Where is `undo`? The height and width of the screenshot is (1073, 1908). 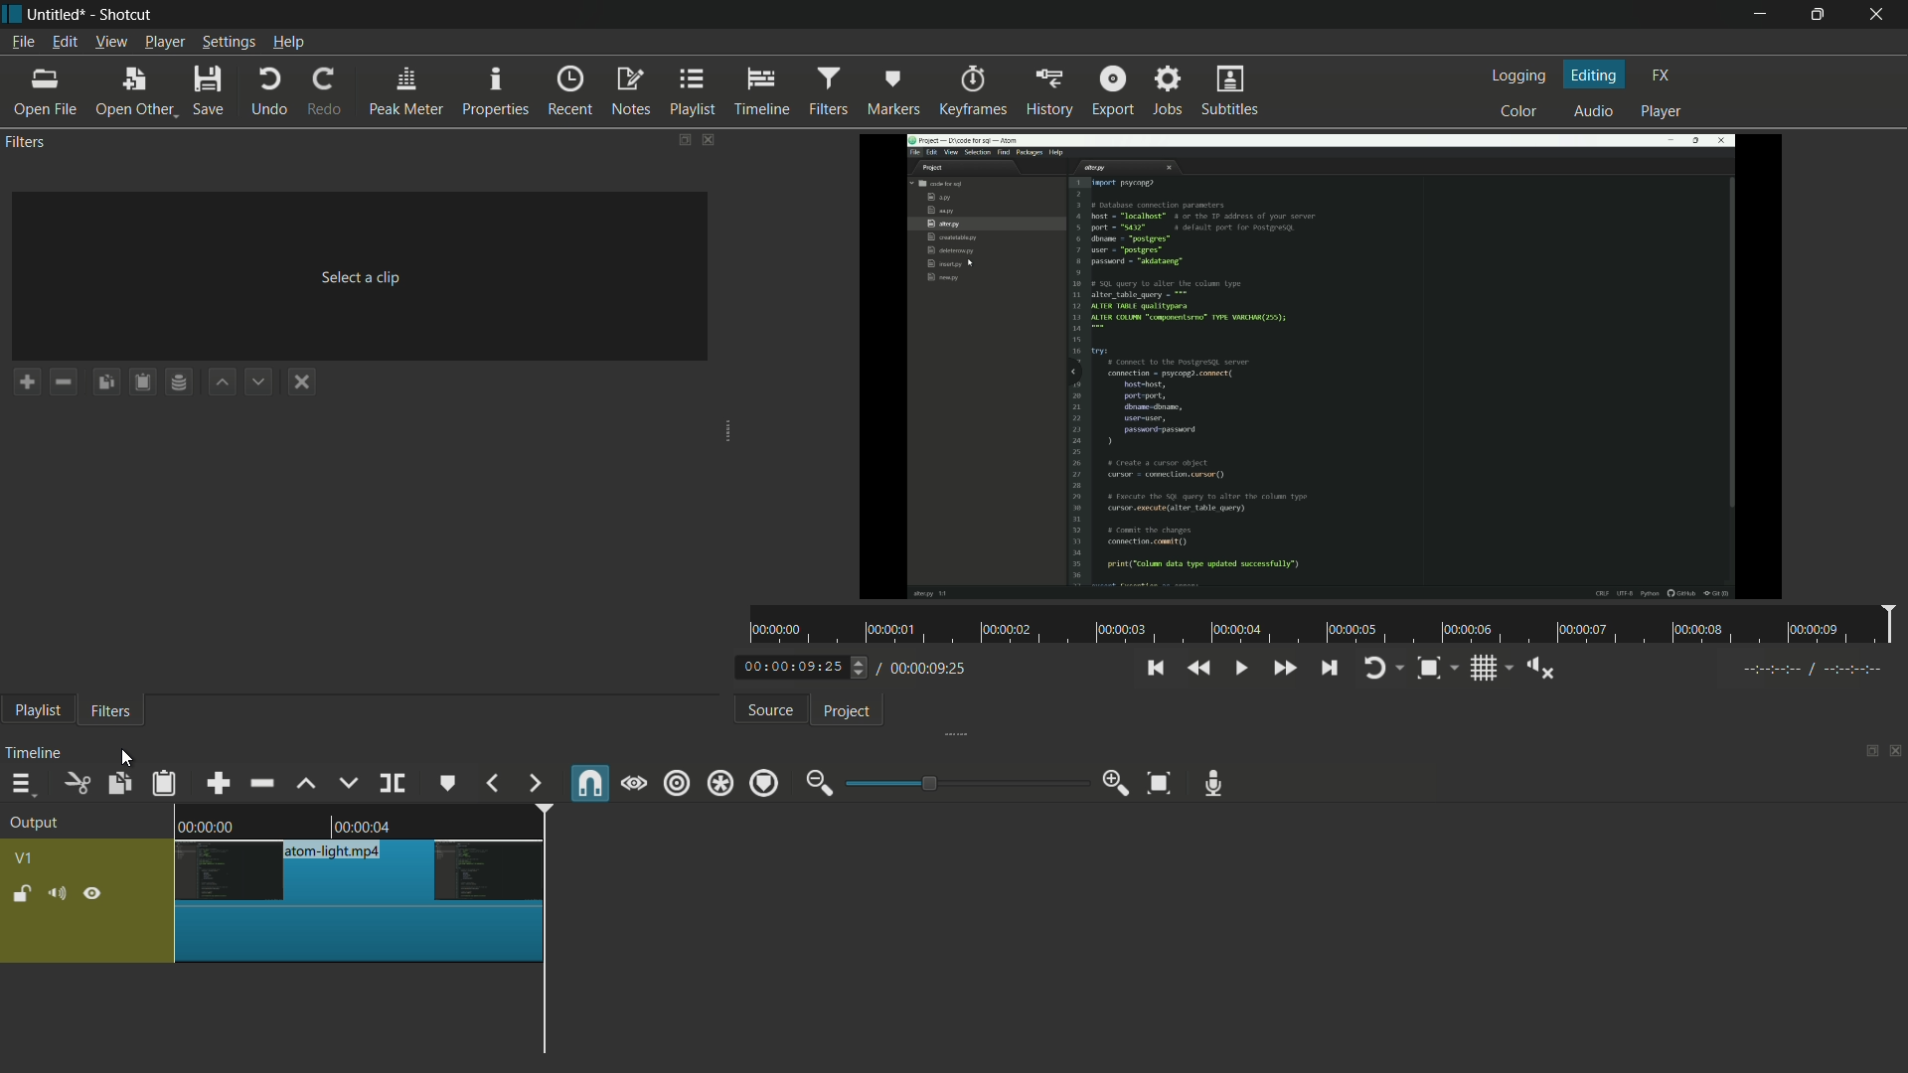
undo is located at coordinates (270, 92).